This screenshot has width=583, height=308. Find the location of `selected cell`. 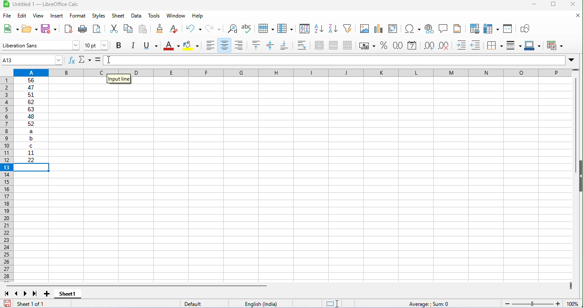

selected cell is located at coordinates (32, 167).